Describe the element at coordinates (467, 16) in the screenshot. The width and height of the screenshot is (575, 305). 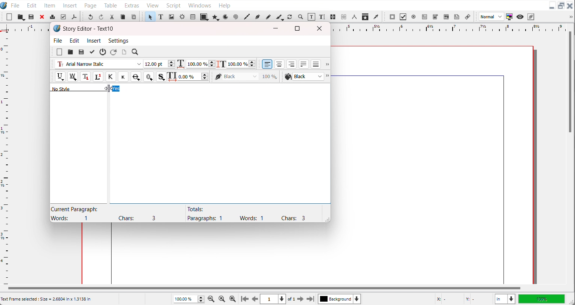
I see `List Annotation` at that location.